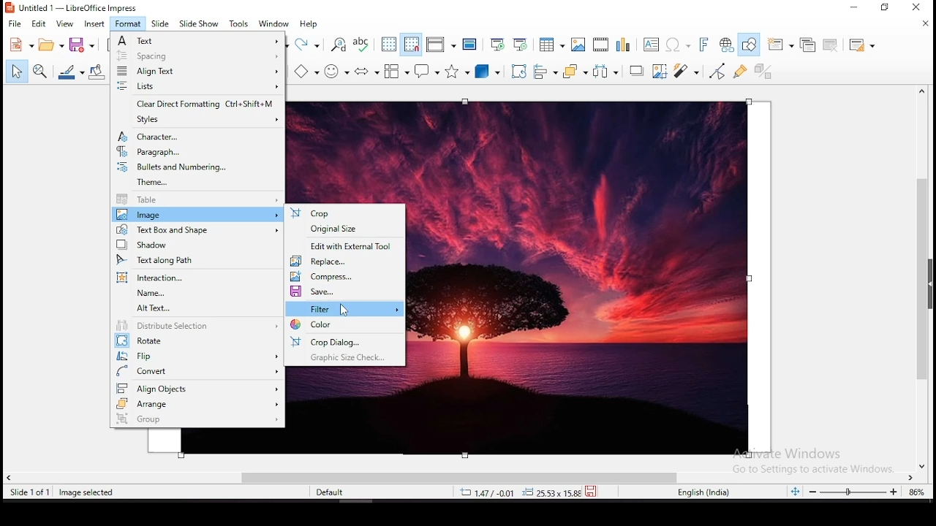 The width and height of the screenshot is (936, 526). What do you see at coordinates (579, 45) in the screenshot?
I see `insert image` at bounding box center [579, 45].